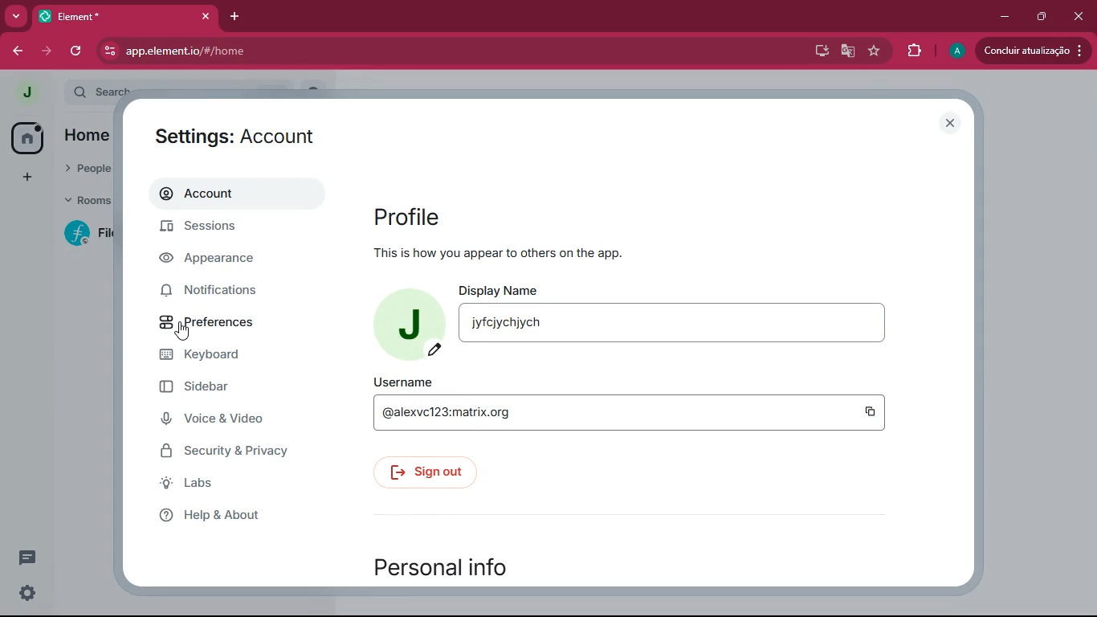  Describe the element at coordinates (255, 51) in the screenshot. I see `app.element.io/#/home` at that location.